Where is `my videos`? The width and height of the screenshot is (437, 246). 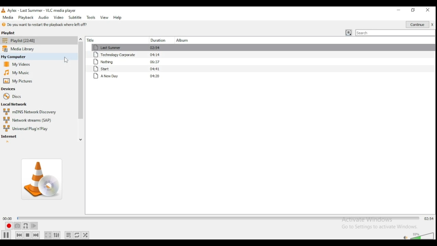 my videos is located at coordinates (17, 64).